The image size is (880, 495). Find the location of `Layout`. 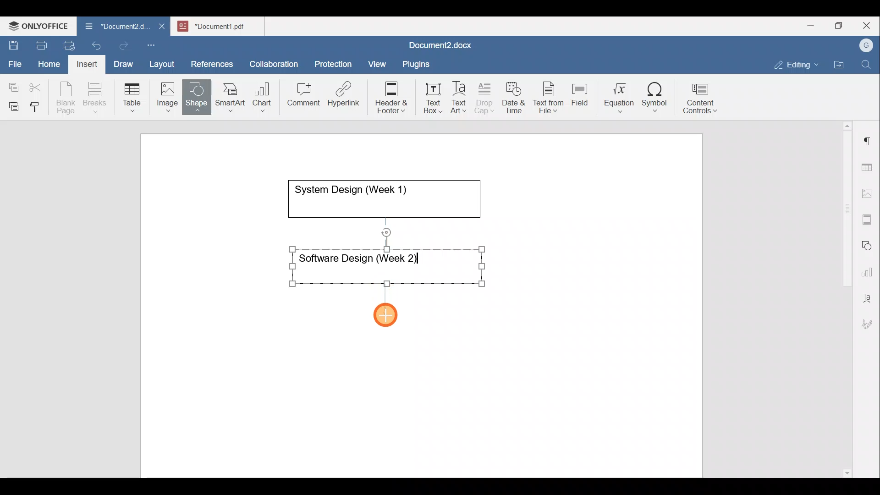

Layout is located at coordinates (164, 62).